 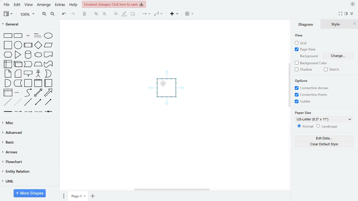 What do you see at coordinates (165, 85) in the screenshot?
I see `cursor` at bounding box center [165, 85].